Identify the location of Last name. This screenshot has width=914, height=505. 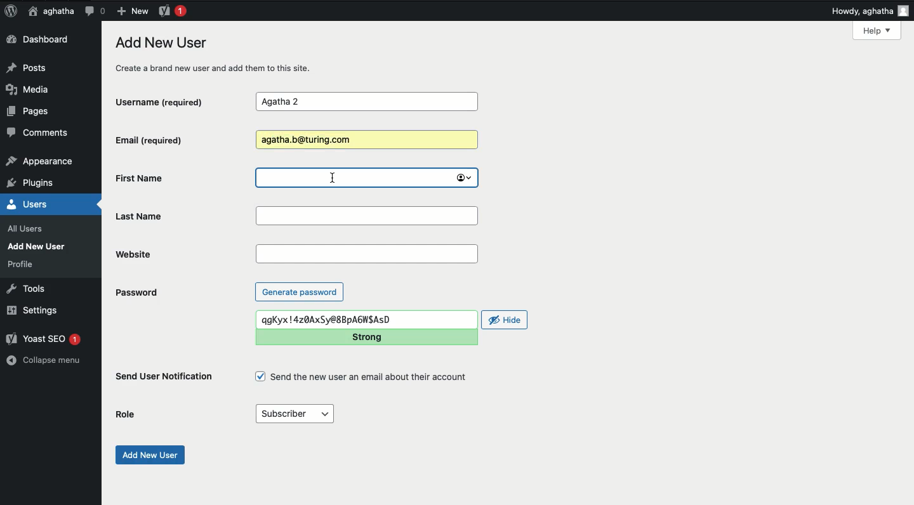
(182, 216).